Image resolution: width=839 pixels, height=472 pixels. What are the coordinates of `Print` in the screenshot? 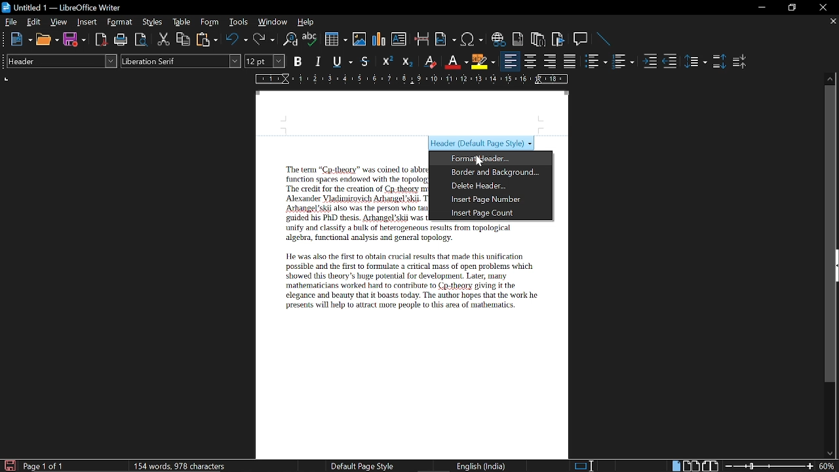 It's located at (121, 40).